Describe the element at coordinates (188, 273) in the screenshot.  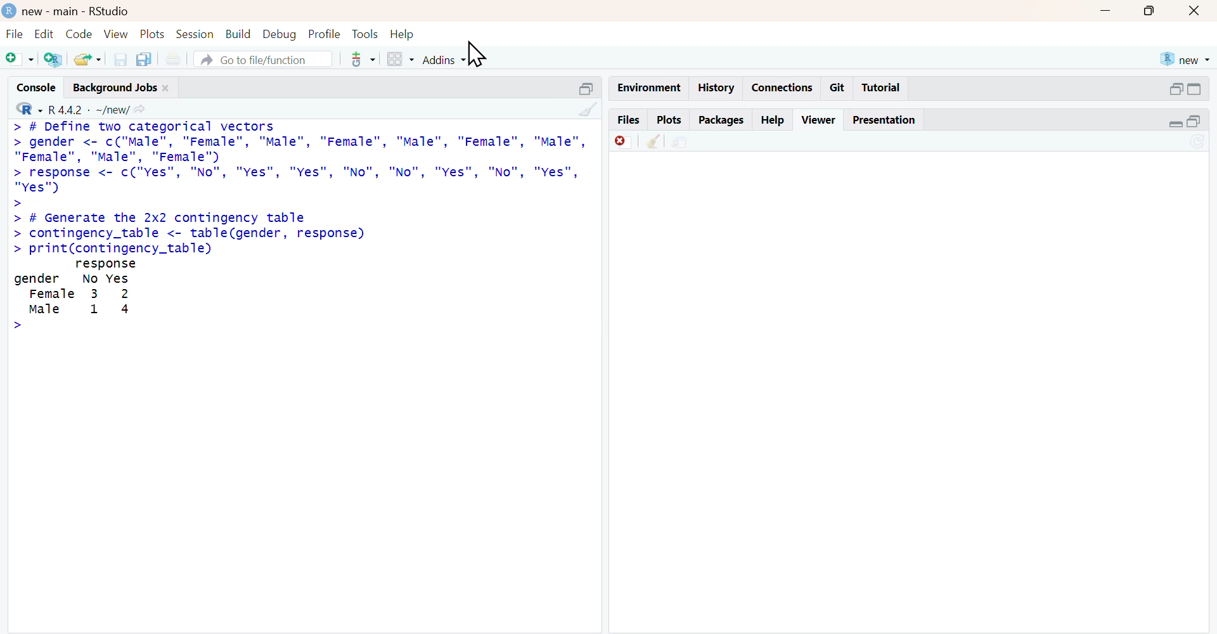
I see `> # Generate the 2x2 contingency table
> contingency_table <- table(gender, response)
> print(contingency_table)
response

gender No Yes

Female 3 2

Male 1 4
>` at that location.